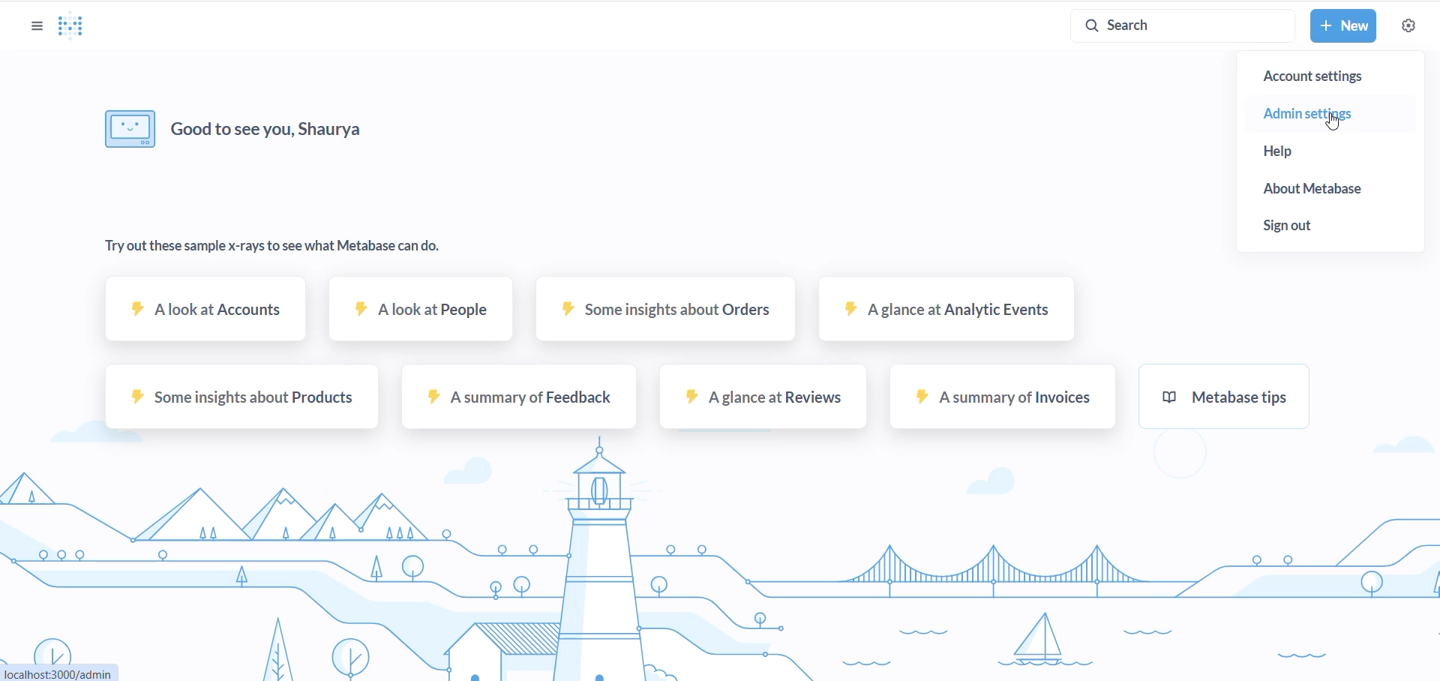 The height and width of the screenshot is (681, 1440). Describe the element at coordinates (1298, 151) in the screenshot. I see `help` at that location.